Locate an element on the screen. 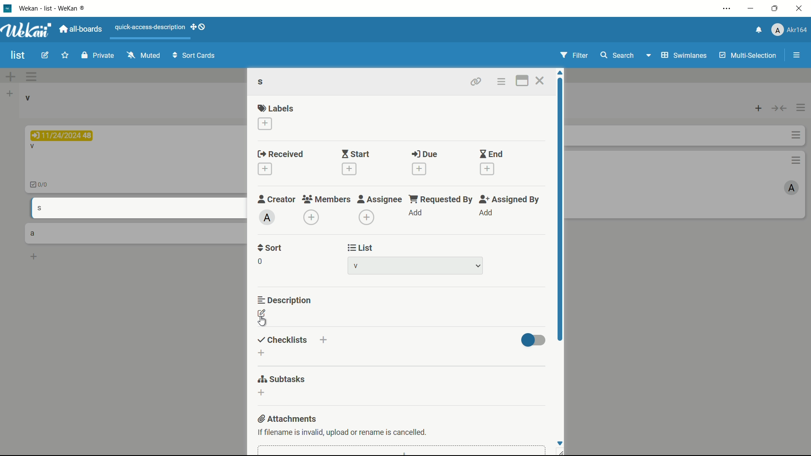 The image size is (811, 456). private is located at coordinates (97, 55).